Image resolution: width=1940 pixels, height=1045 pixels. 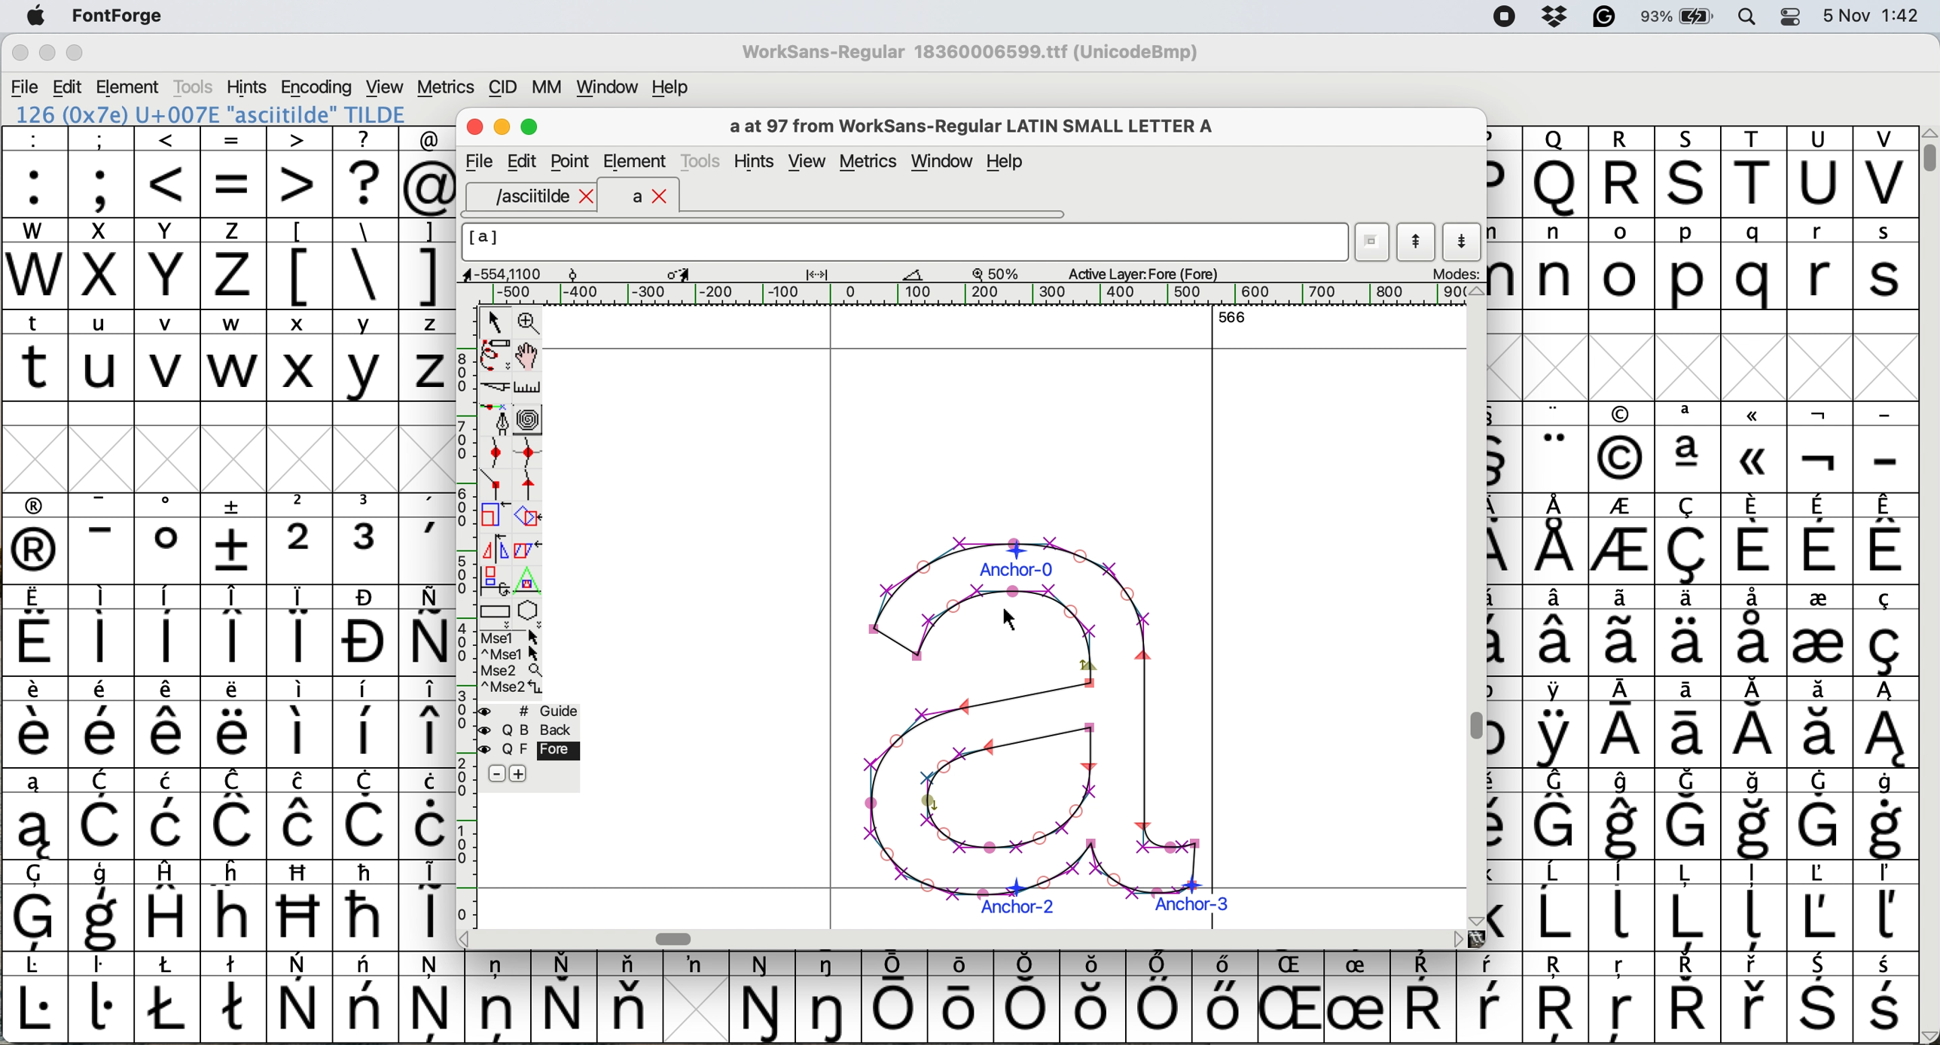 I want to click on symbol, so click(x=1624, y=815).